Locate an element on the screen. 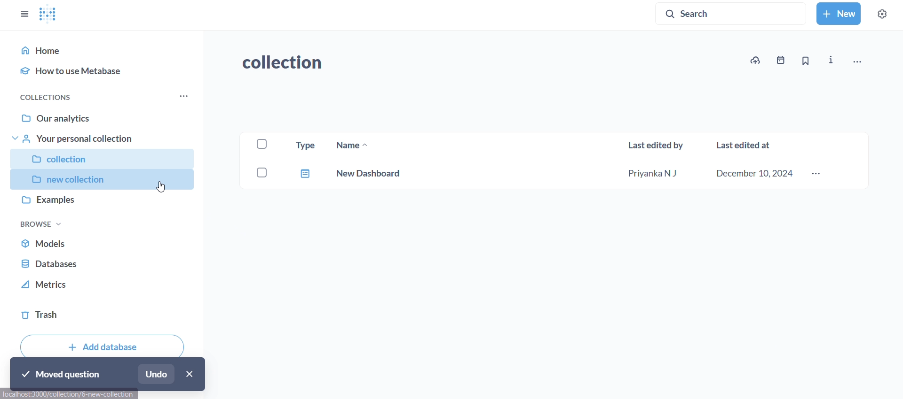  name is located at coordinates (349, 146).